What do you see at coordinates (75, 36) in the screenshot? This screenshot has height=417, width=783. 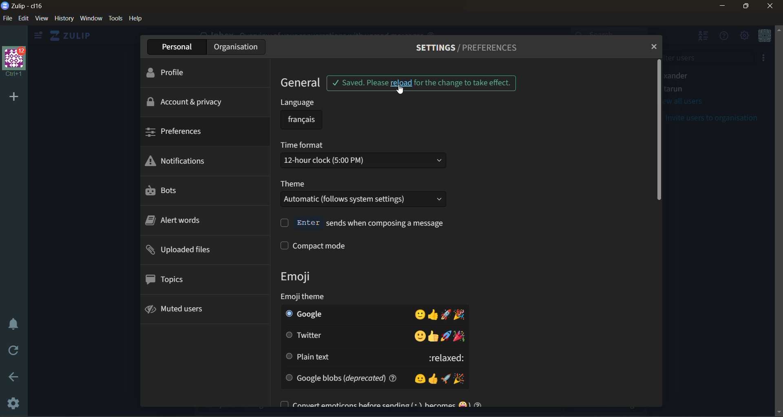 I see `home` at bounding box center [75, 36].